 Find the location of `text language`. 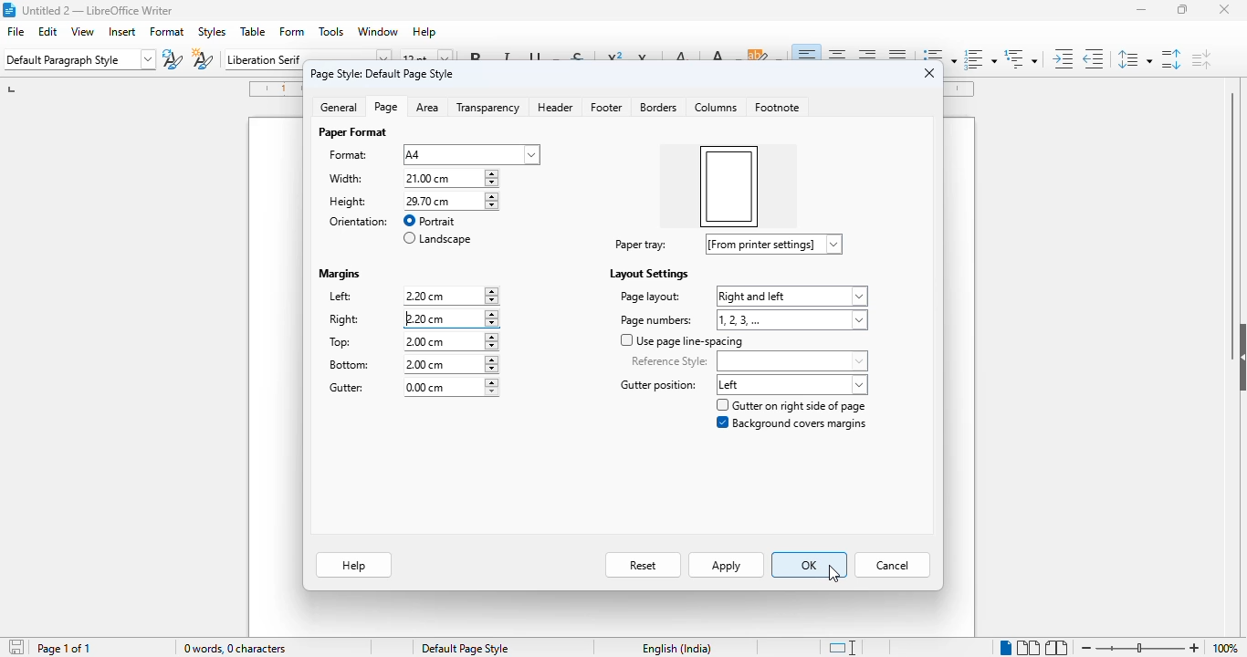

text language is located at coordinates (676, 648).